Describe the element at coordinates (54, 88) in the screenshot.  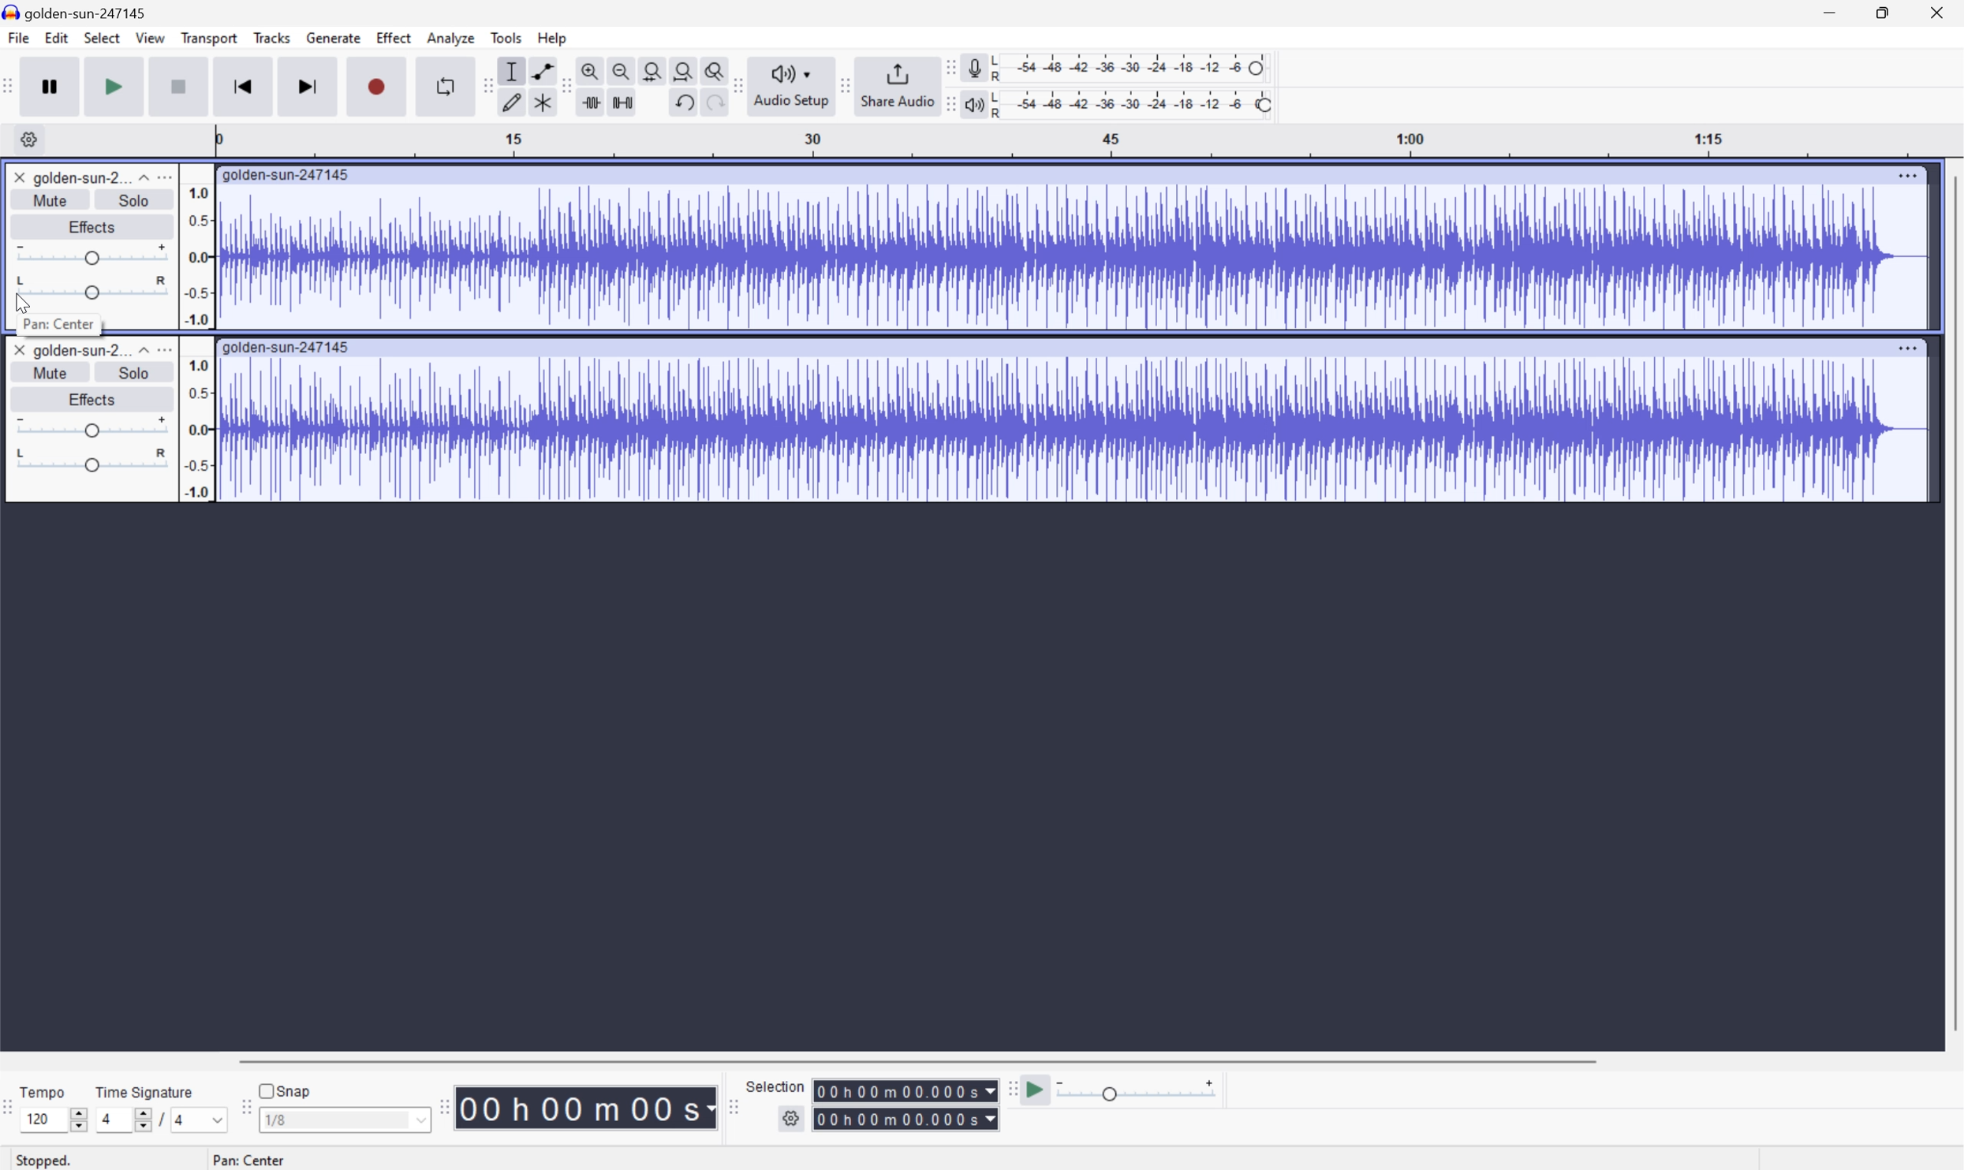
I see `Pause` at that location.